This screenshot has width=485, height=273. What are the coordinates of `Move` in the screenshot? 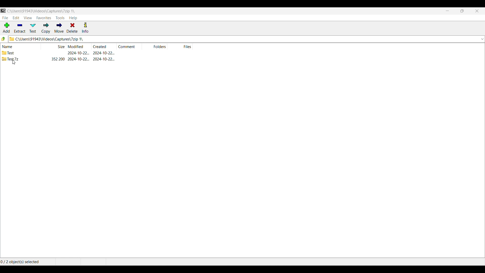 It's located at (59, 28).